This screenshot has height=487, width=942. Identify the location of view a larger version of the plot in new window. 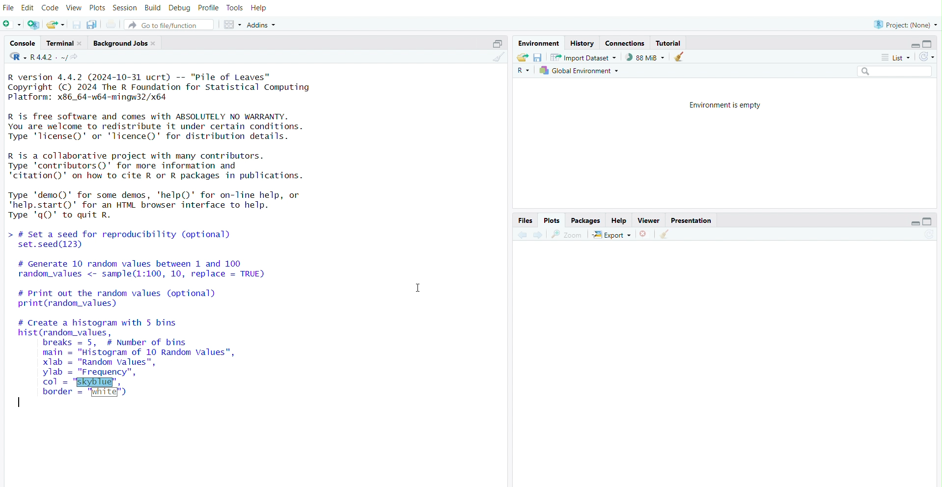
(566, 234).